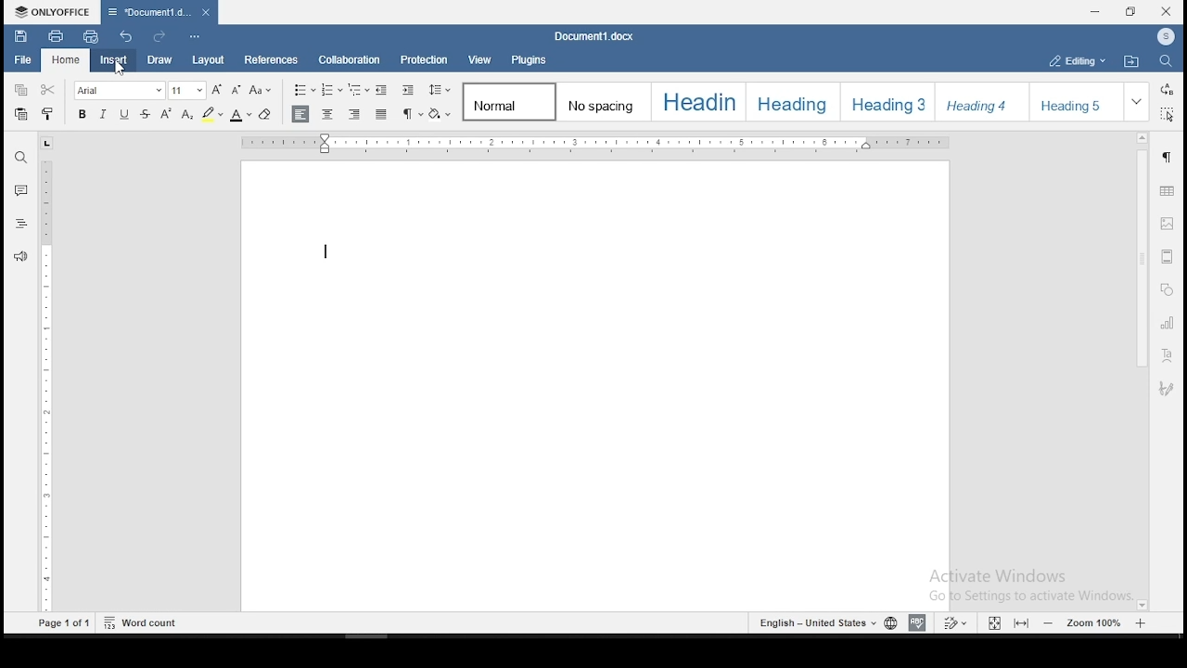  What do you see at coordinates (62, 625) in the screenshot?
I see `Page 1 of 1` at bounding box center [62, 625].